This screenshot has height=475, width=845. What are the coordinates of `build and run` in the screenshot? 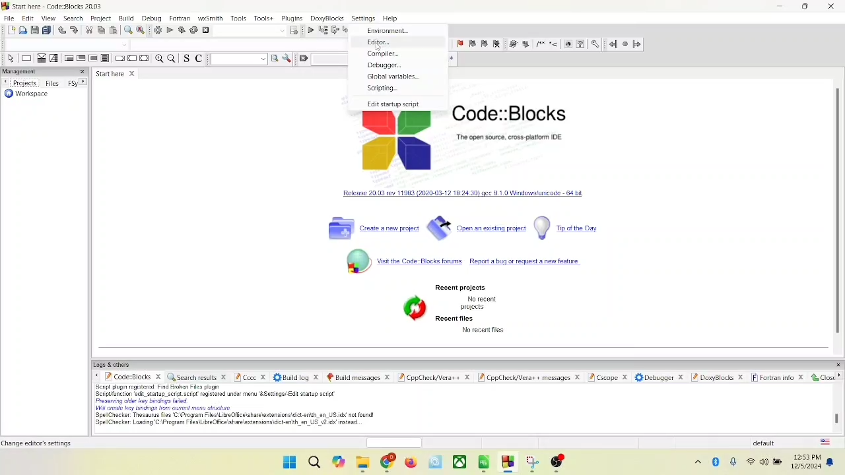 It's located at (182, 30).